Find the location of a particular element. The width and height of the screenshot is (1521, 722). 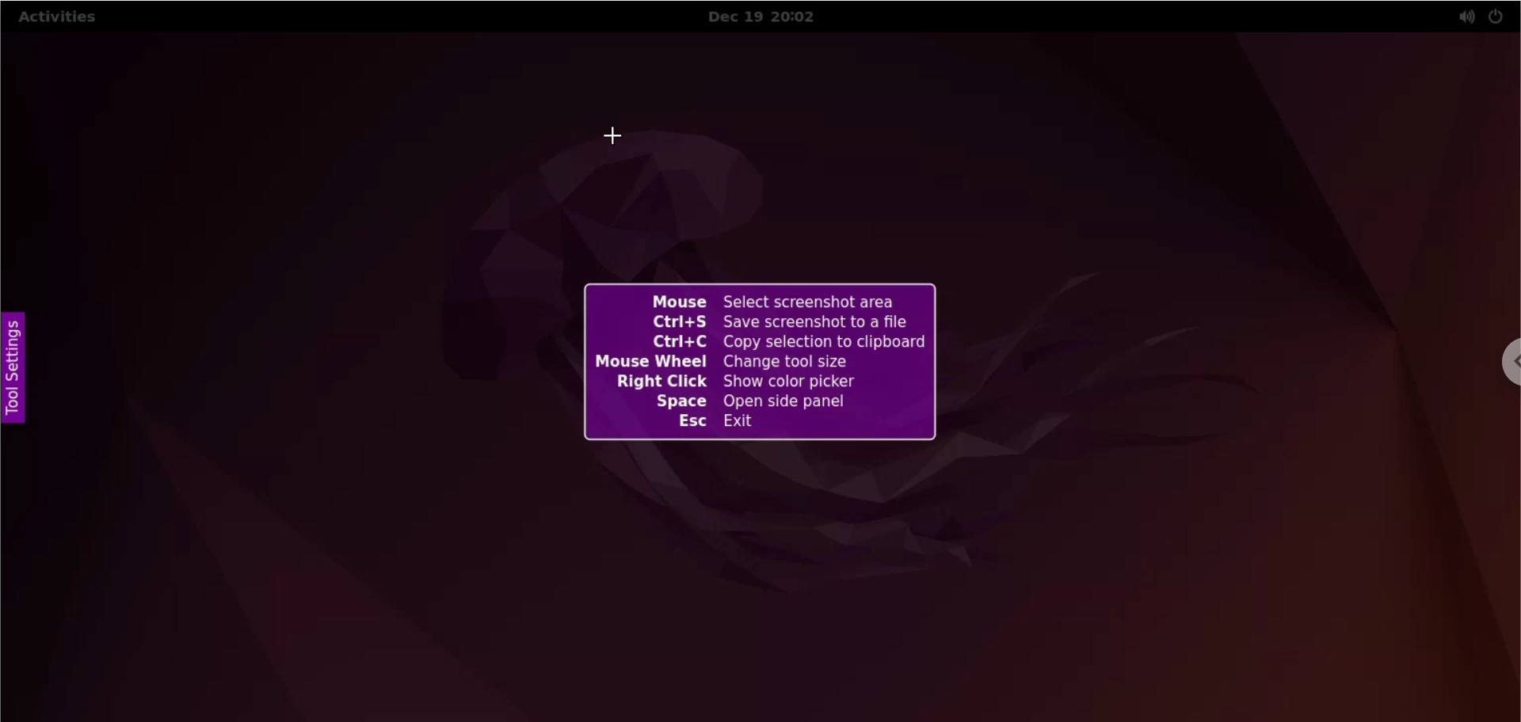

sound settings options is located at coordinates (1462, 18).